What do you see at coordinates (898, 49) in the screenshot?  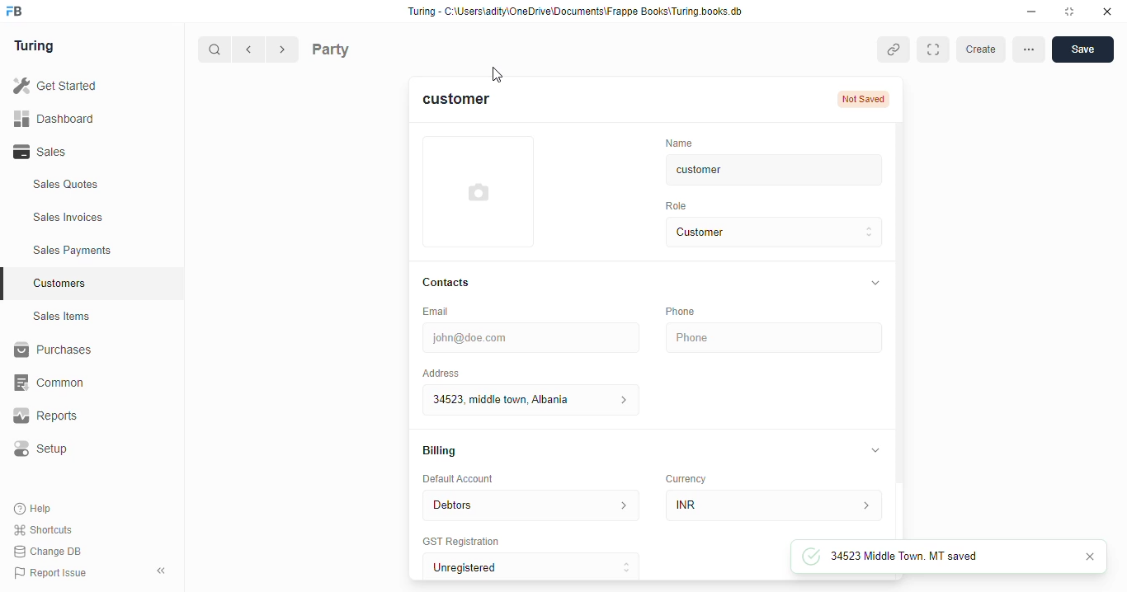 I see `copy link` at bounding box center [898, 49].